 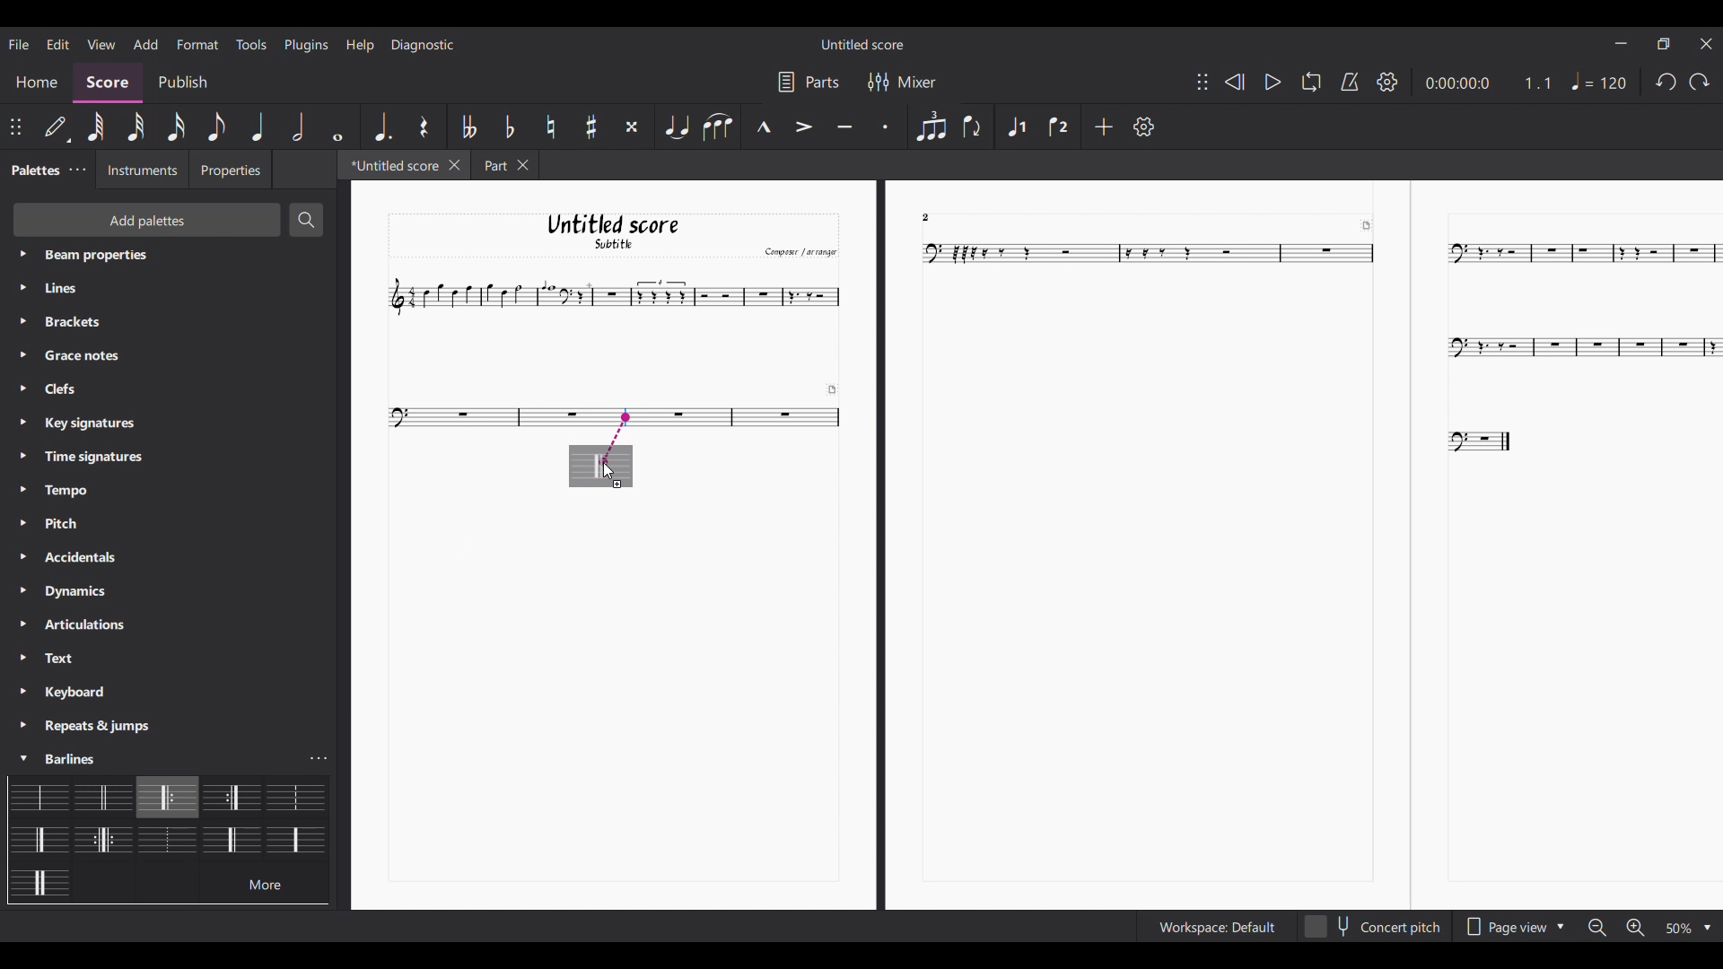 I want to click on Barline options, so click(x=293, y=797).